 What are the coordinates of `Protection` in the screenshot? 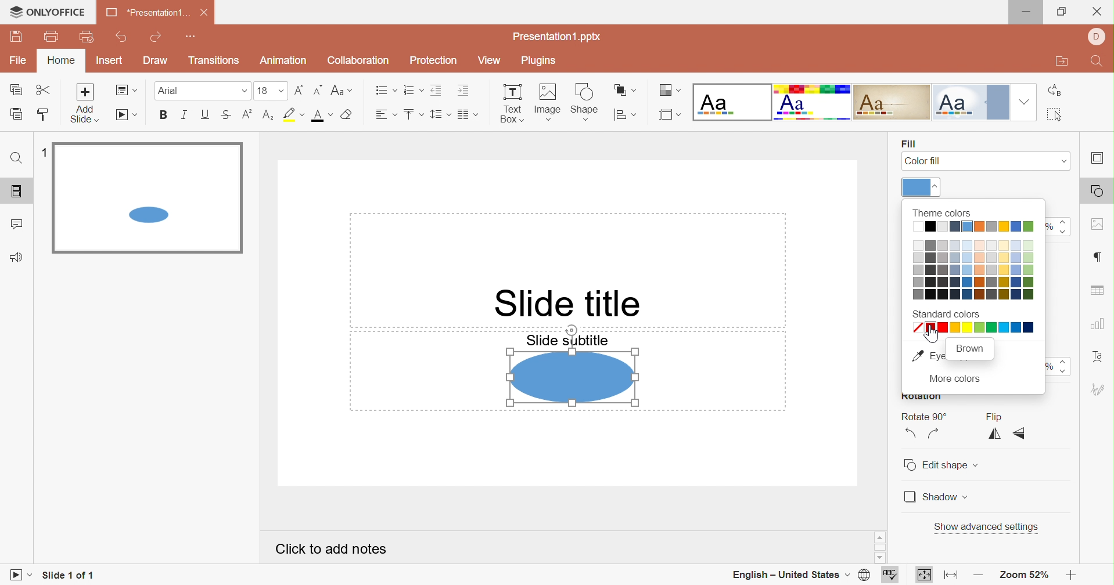 It's located at (434, 61).